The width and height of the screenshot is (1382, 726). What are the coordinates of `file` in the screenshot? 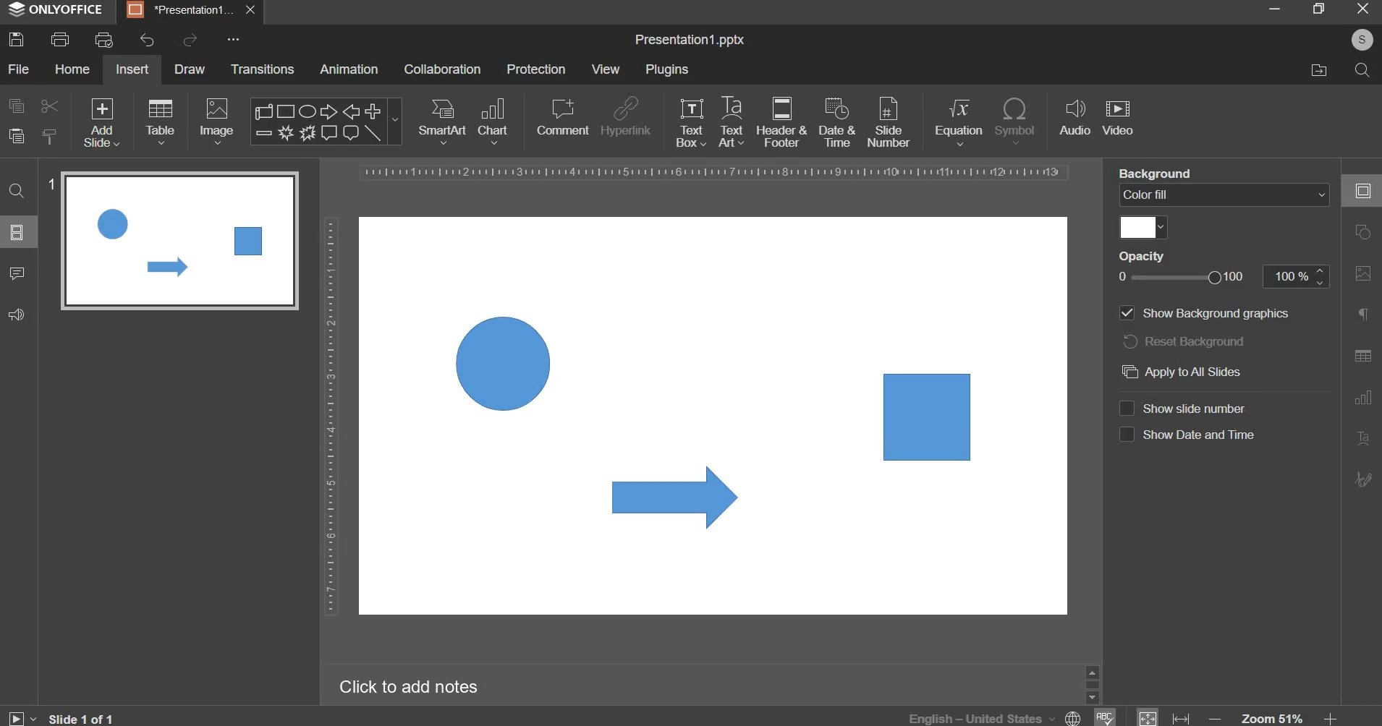 It's located at (18, 69).